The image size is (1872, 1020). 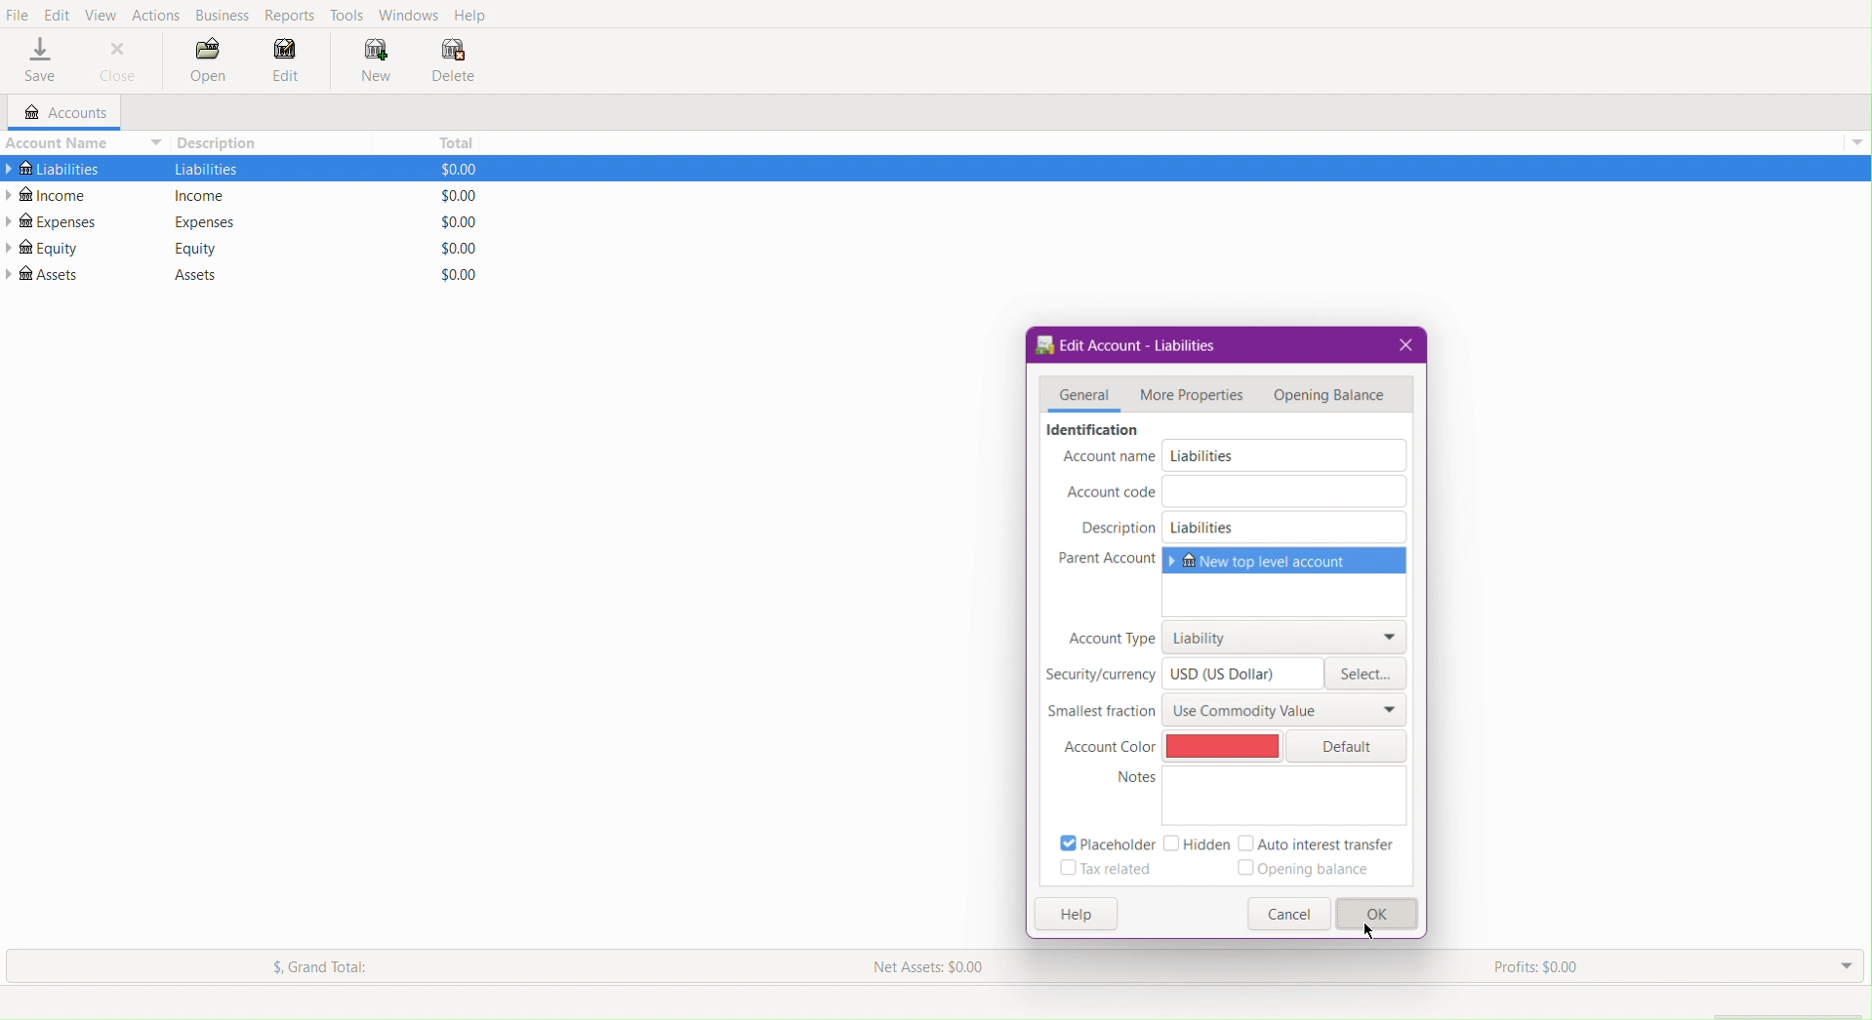 What do you see at coordinates (1844, 966) in the screenshot?
I see `Drop Down` at bounding box center [1844, 966].